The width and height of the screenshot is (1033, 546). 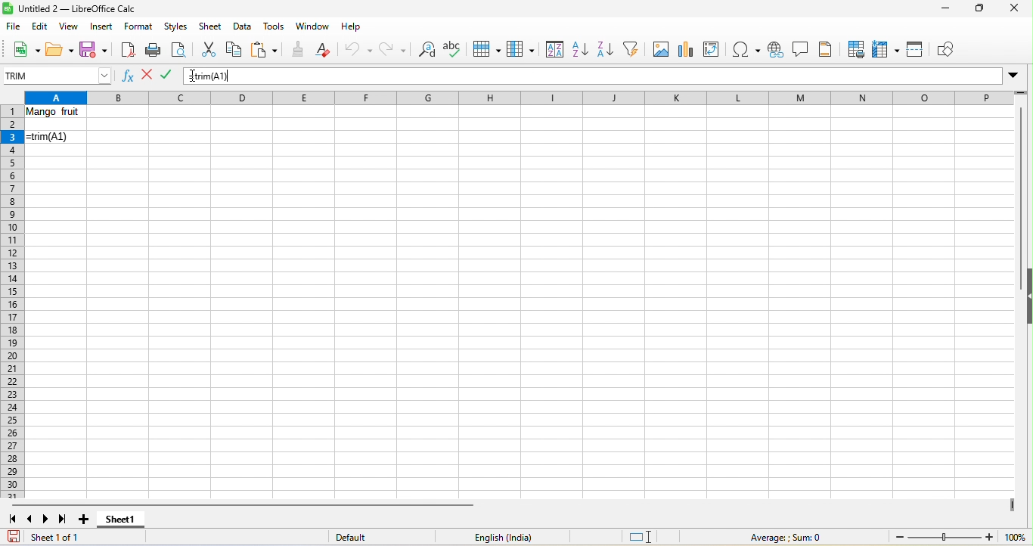 What do you see at coordinates (828, 49) in the screenshot?
I see `header and footer` at bounding box center [828, 49].